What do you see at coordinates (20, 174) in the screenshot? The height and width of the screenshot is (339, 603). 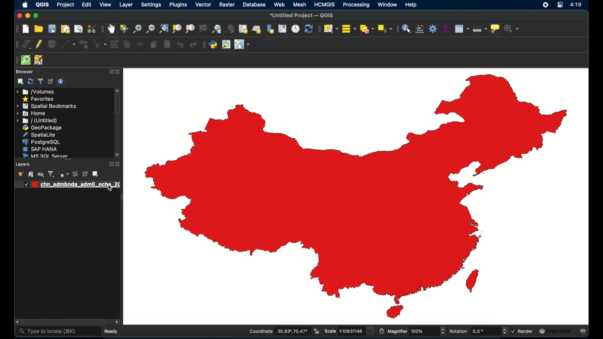 I see `open layer styling panel` at bounding box center [20, 174].